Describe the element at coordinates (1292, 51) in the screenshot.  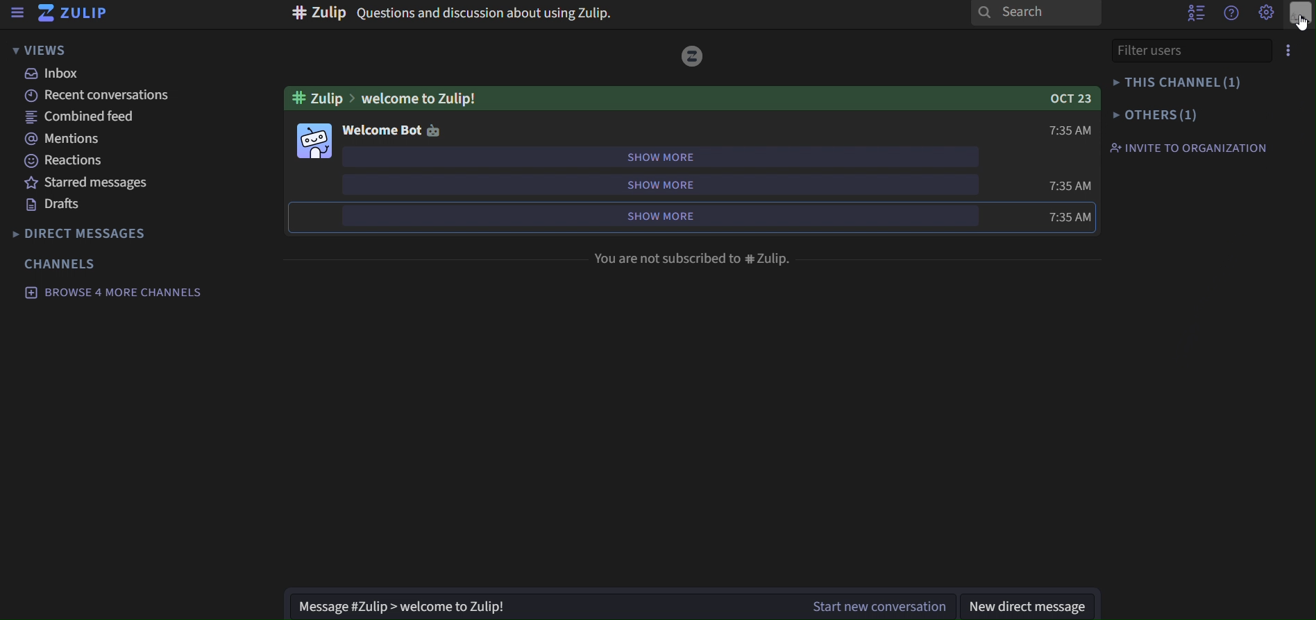
I see `options` at that location.